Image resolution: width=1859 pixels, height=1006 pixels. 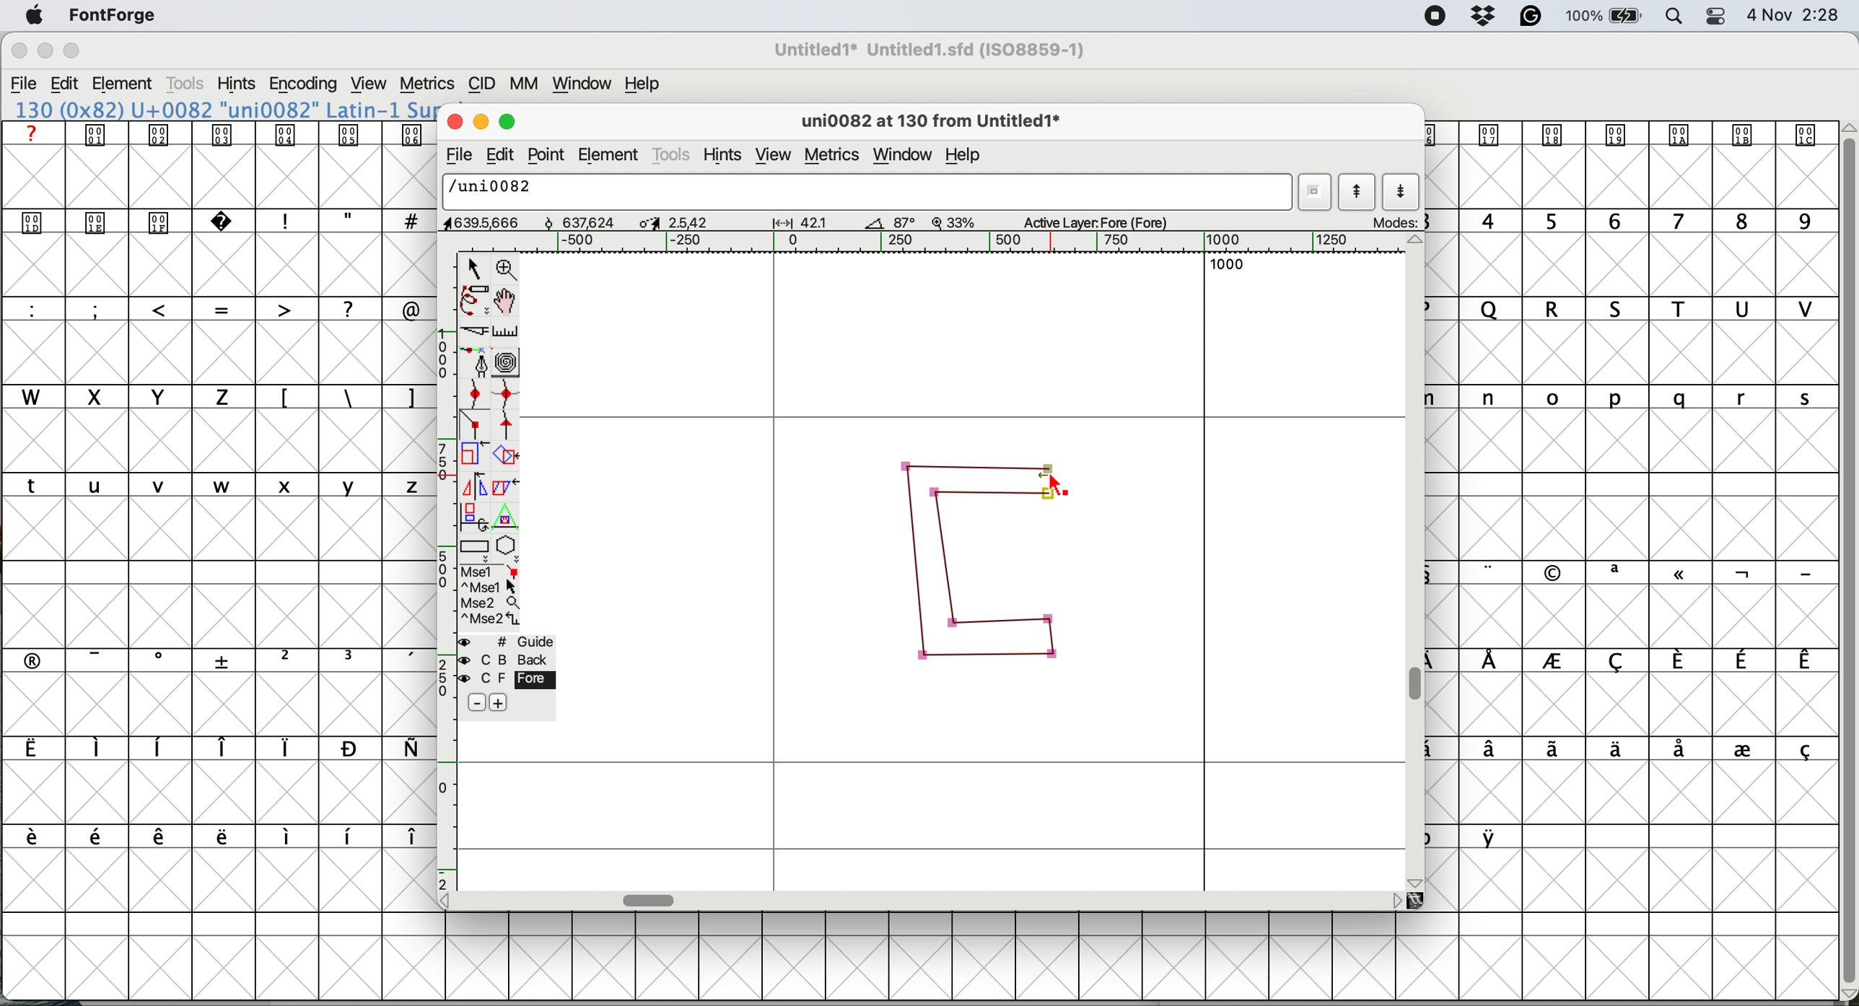 What do you see at coordinates (1602, 16) in the screenshot?
I see `battery` at bounding box center [1602, 16].